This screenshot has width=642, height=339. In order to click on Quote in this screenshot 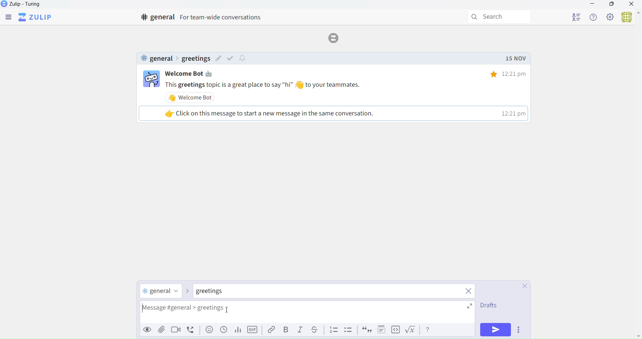, I will do `click(366, 331)`.